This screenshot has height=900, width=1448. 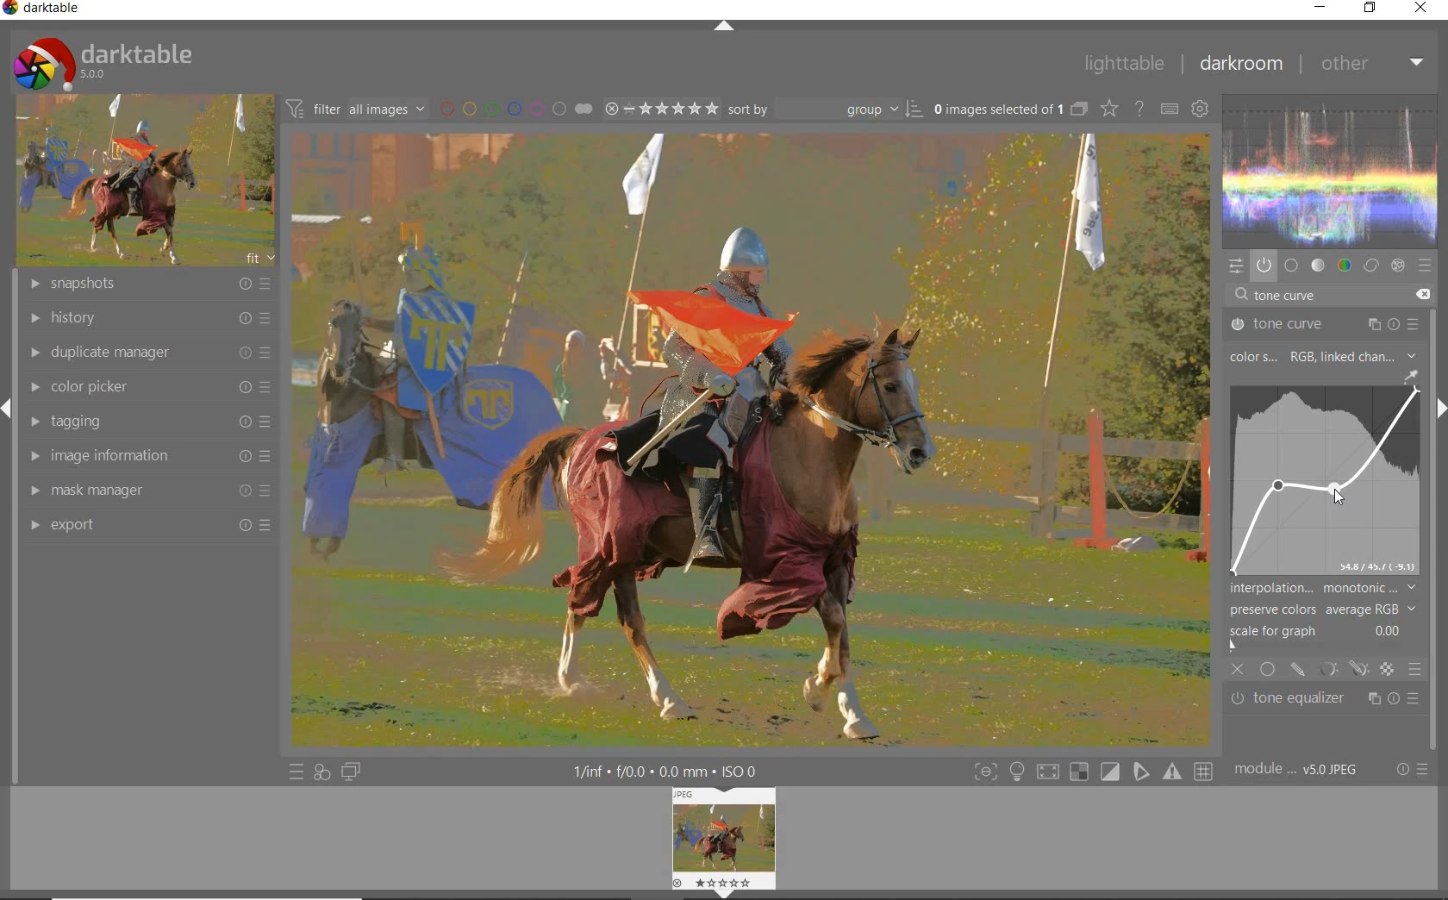 I want to click on darkroom, so click(x=1240, y=66).